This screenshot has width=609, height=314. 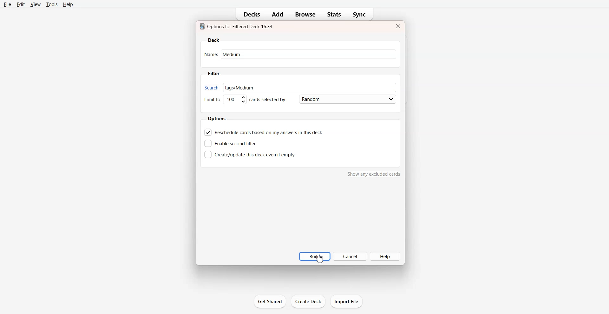 What do you see at coordinates (225, 101) in the screenshot?
I see `Set Limit` at bounding box center [225, 101].